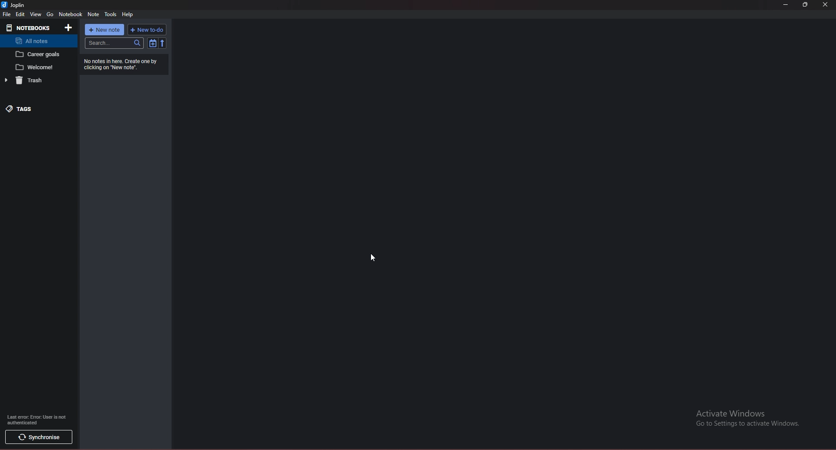 Image resolution: width=836 pixels, height=450 pixels. I want to click on new note, so click(104, 30).